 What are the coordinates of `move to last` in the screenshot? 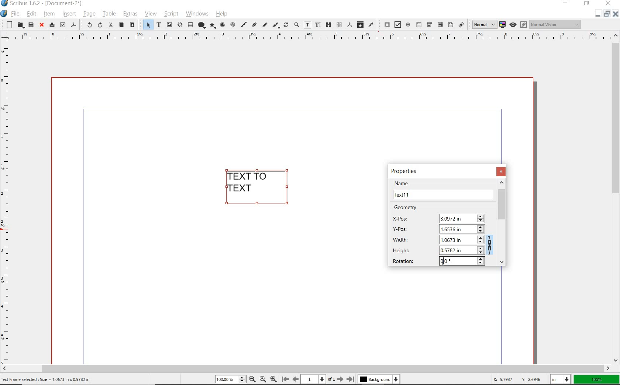 It's located at (351, 380).